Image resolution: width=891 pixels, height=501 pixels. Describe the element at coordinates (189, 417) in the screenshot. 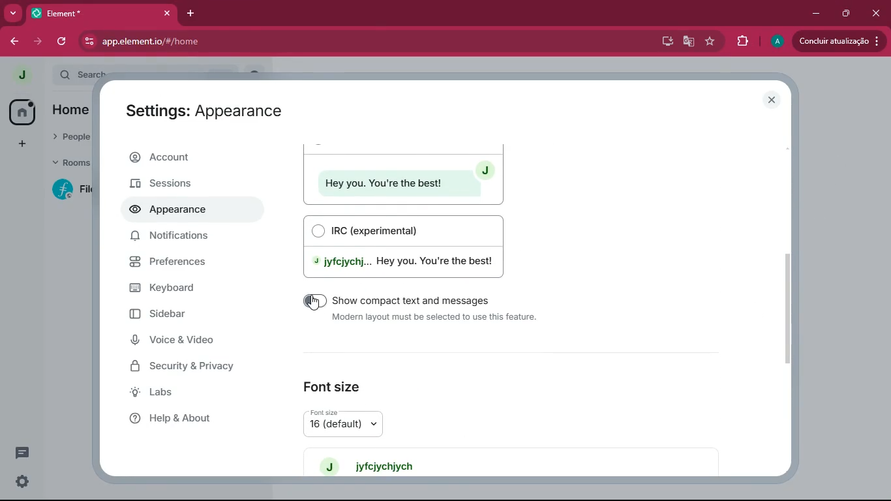

I see `help` at that location.